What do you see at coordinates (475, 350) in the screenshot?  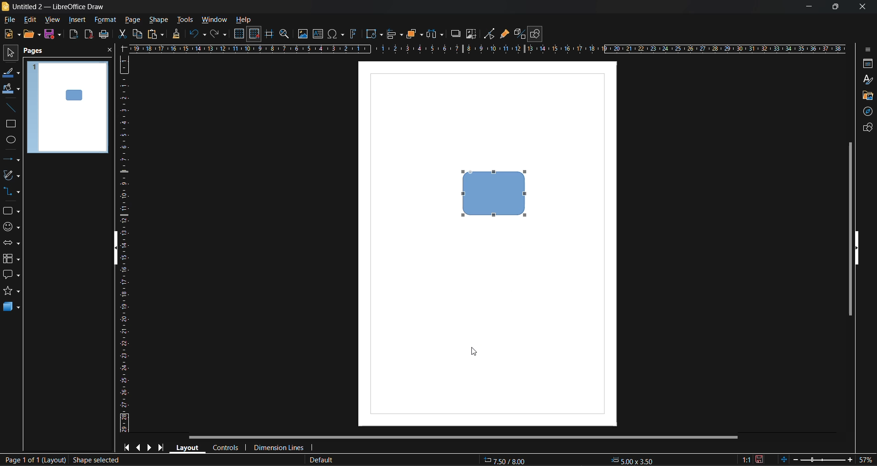 I see `cursor` at bounding box center [475, 350].